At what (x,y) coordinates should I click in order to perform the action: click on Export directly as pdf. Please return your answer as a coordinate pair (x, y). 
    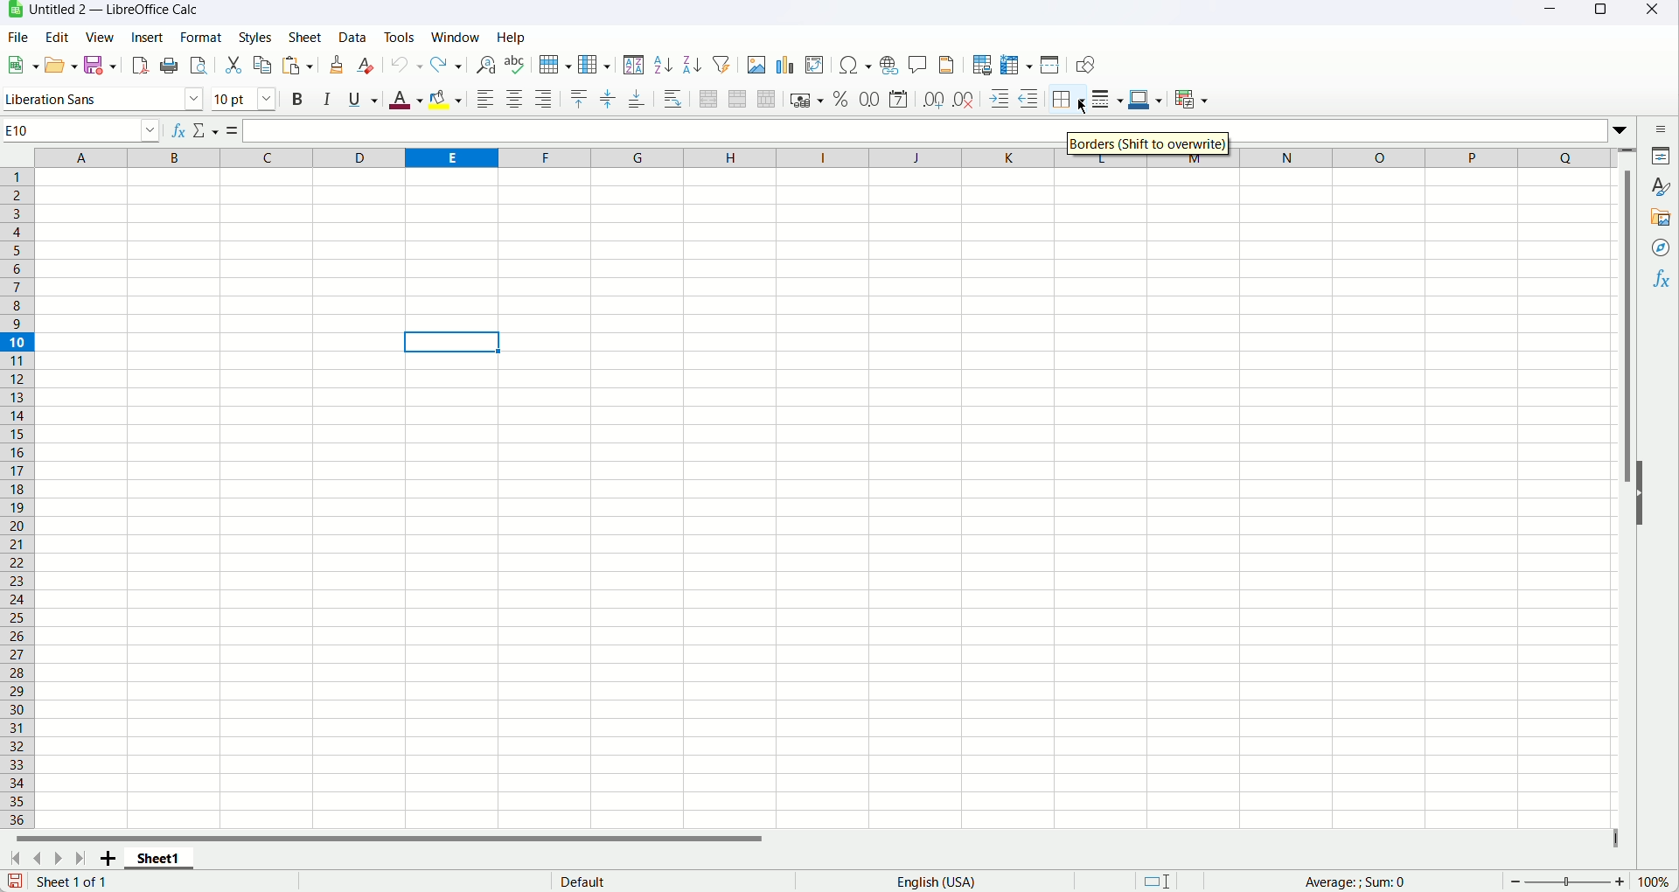
    Looking at the image, I should click on (143, 66).